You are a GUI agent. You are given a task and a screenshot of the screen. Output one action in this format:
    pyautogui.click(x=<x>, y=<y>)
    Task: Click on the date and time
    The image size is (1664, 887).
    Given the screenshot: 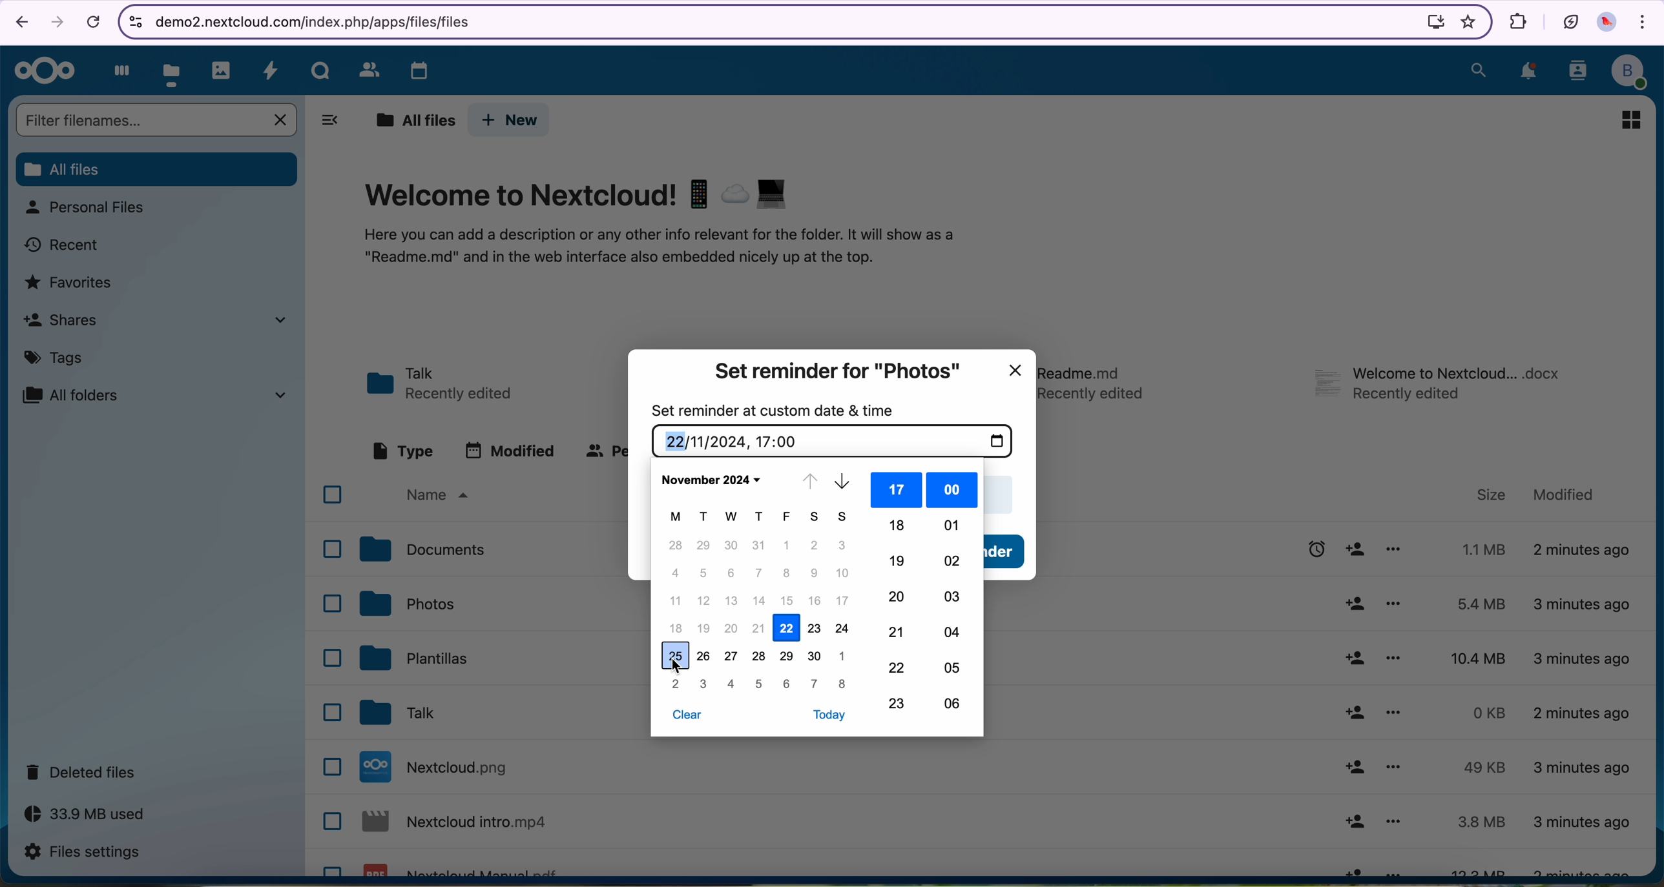 What is the action you would take?
    pyautogui.click(x=832, y=442)
    